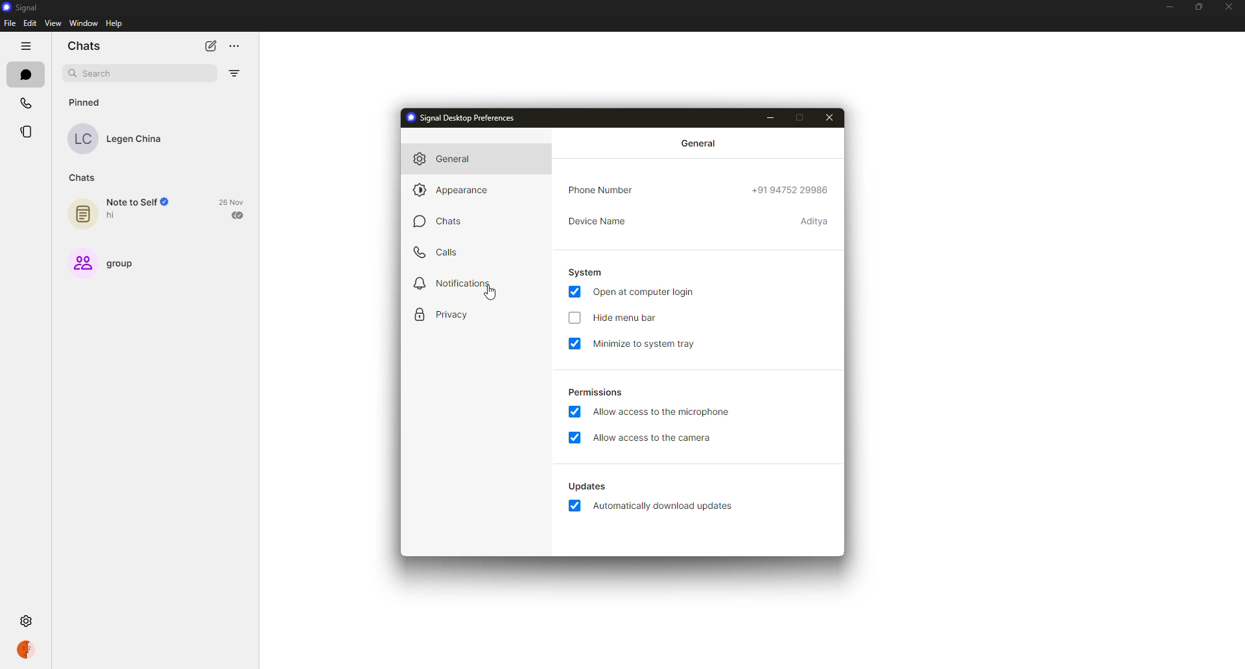 This screenshot has height=669, width=1245. I want to click on chats, so click(25, 73).